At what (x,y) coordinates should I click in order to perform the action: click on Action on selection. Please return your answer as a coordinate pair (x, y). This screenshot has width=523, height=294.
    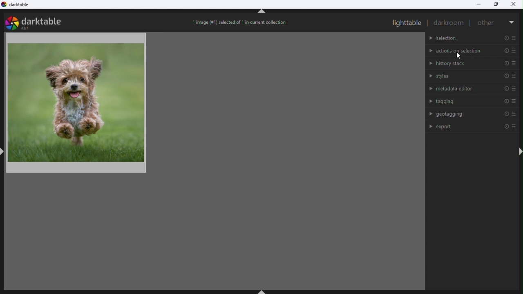
    Looking at the image, I should click on (472, 51).